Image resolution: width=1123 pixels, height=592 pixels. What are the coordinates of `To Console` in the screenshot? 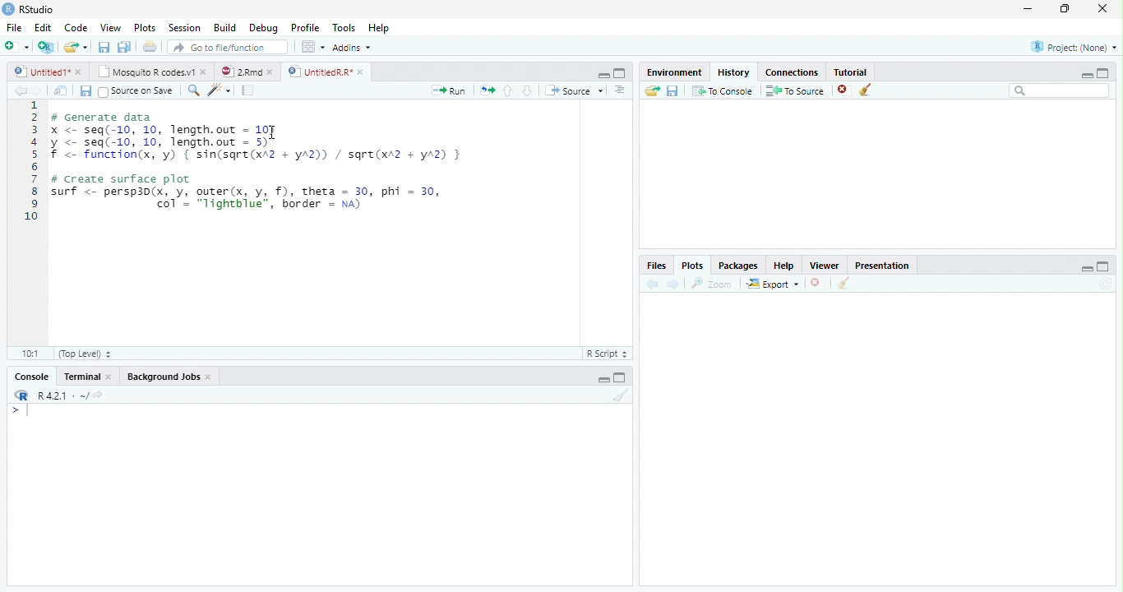 It's located at (723, 90).